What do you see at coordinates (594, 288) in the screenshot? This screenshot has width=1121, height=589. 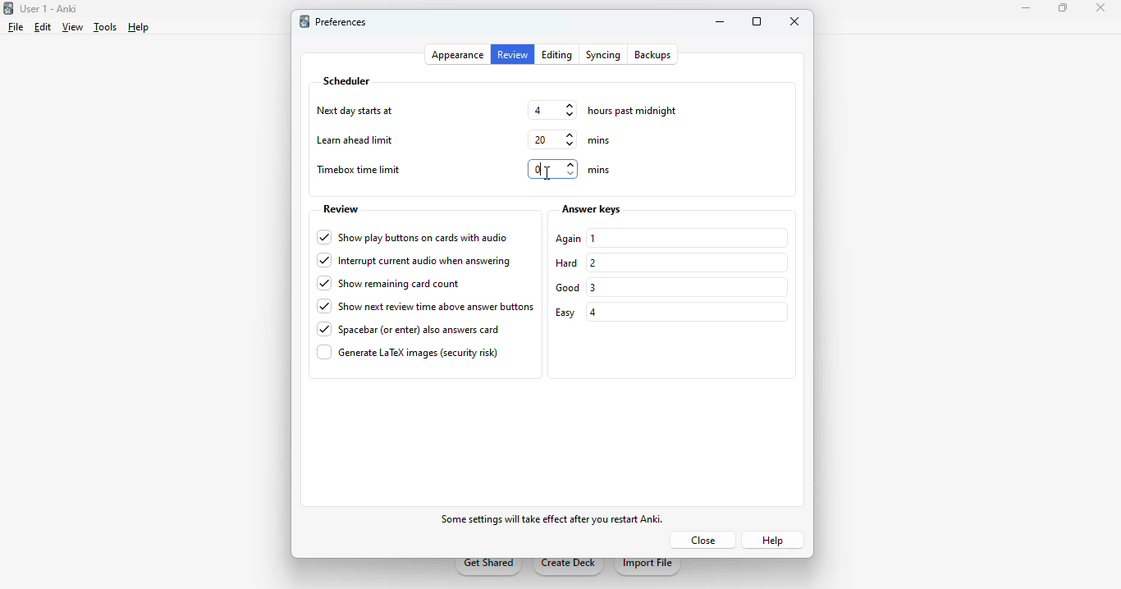 I see `3` at bounding box center [594, 288].